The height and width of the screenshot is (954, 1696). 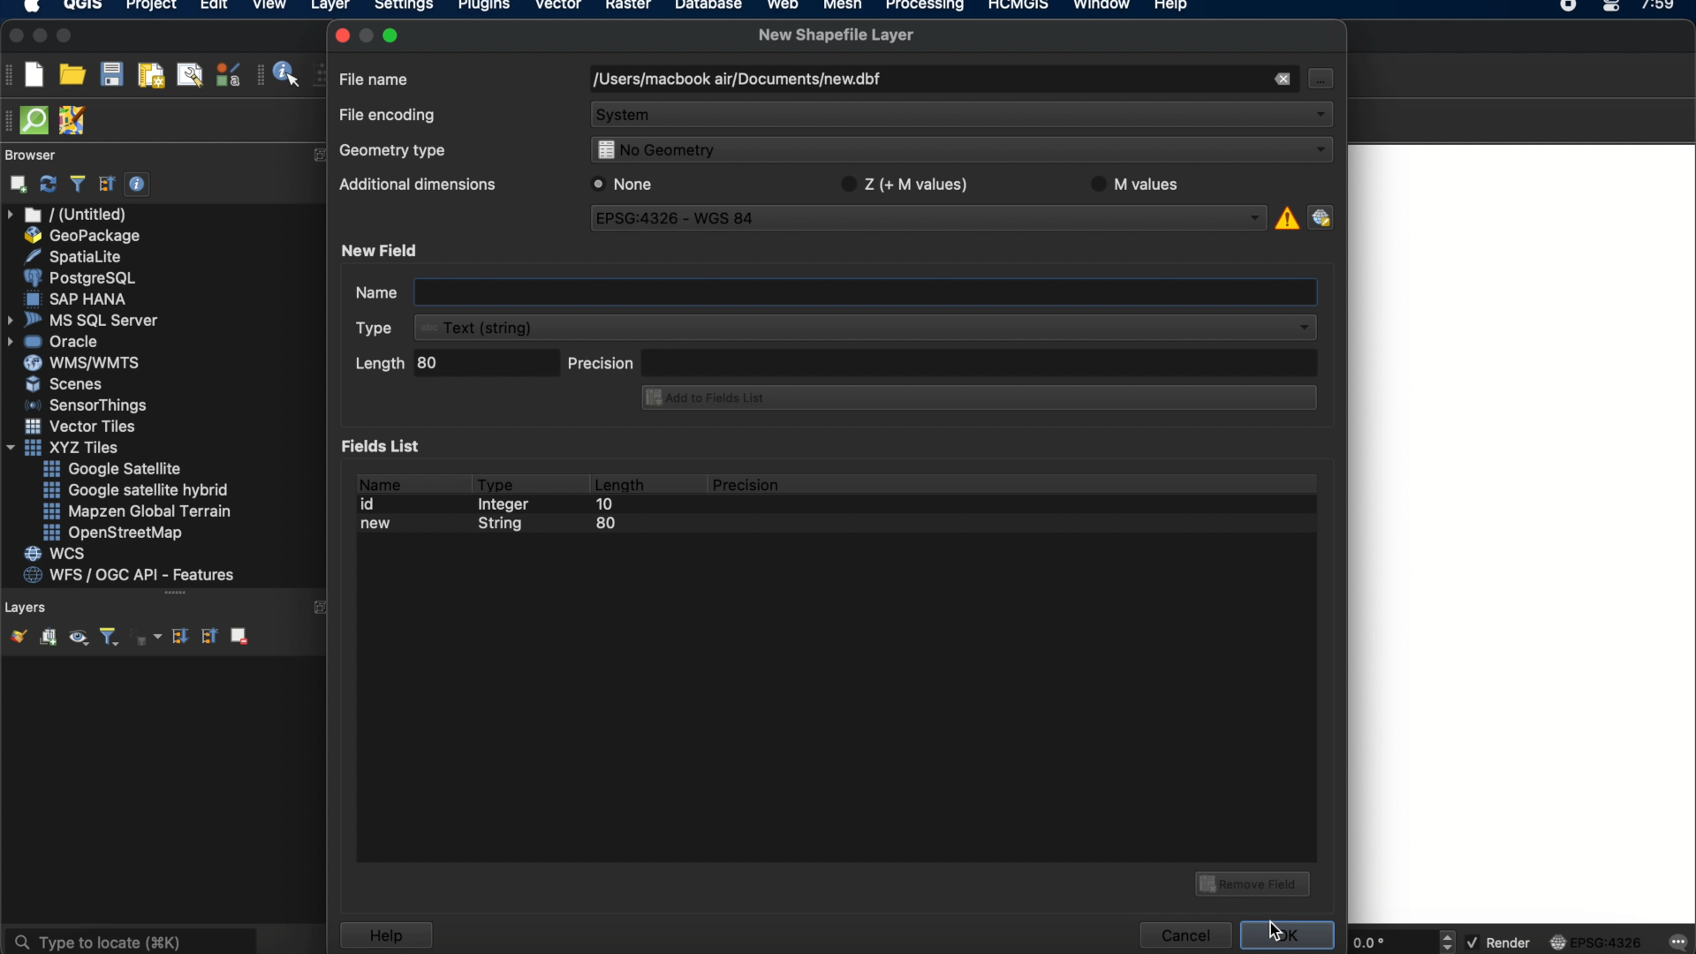 What do you see at coordinates (38, 120) in the screenshot?
I see `QuickOSM` at bounding box center [38, 120].